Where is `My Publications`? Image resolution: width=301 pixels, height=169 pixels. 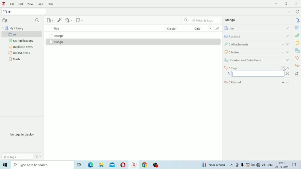 My Publications is located at coordinates (21, 41).